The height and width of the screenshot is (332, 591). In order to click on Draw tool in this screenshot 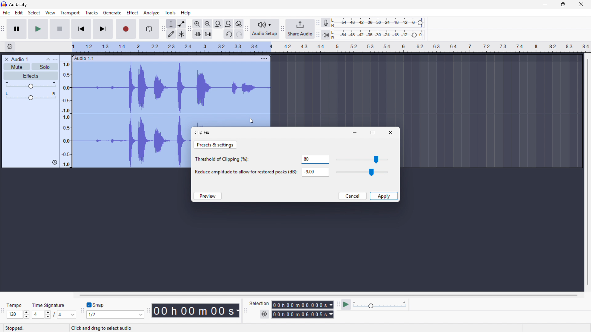, I will do `click(171, 34)`.